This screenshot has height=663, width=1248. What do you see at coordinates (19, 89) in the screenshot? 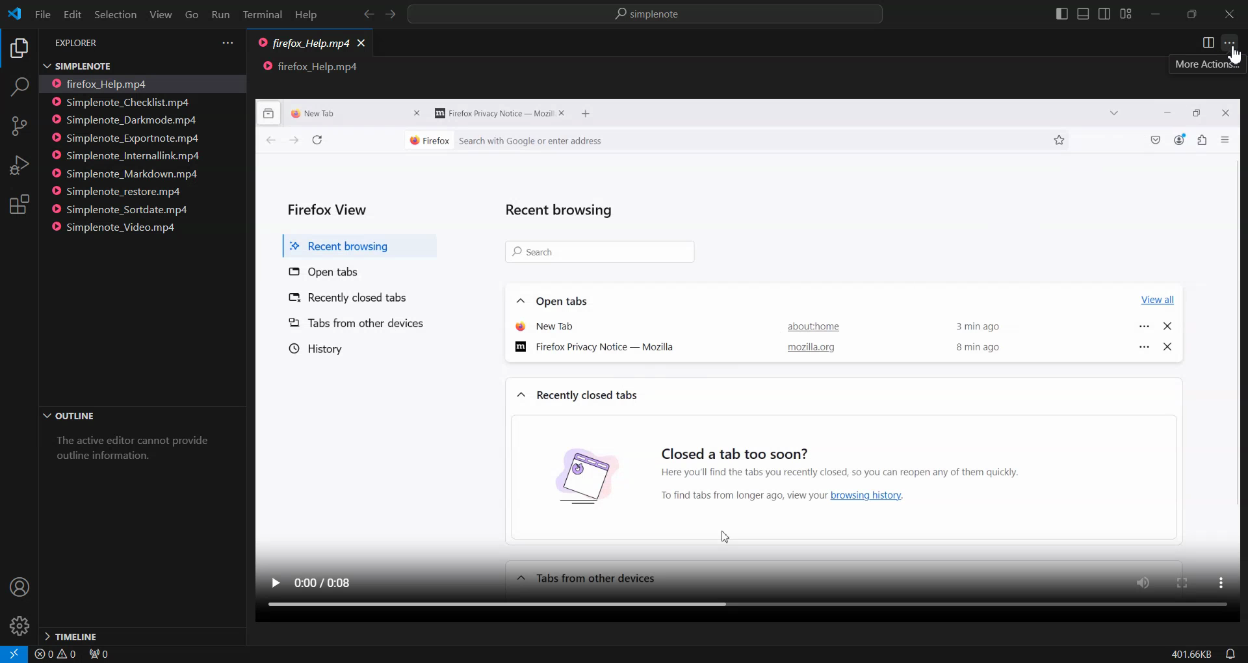
I see `Search` at bounding box center [19, 89].